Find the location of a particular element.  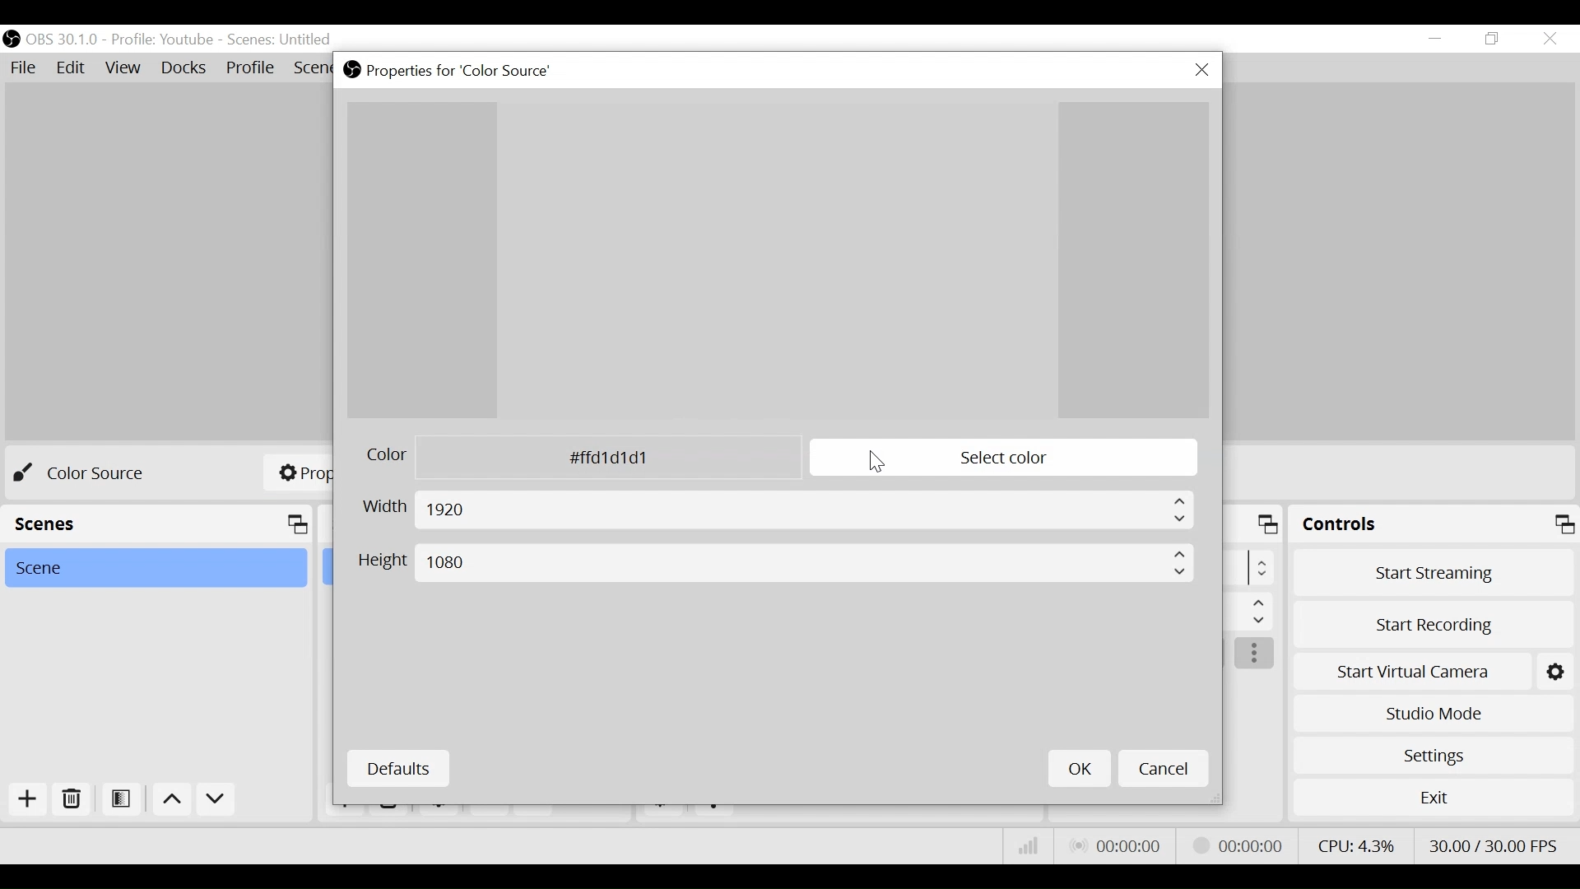

Add is located at coordinates (28, 799).